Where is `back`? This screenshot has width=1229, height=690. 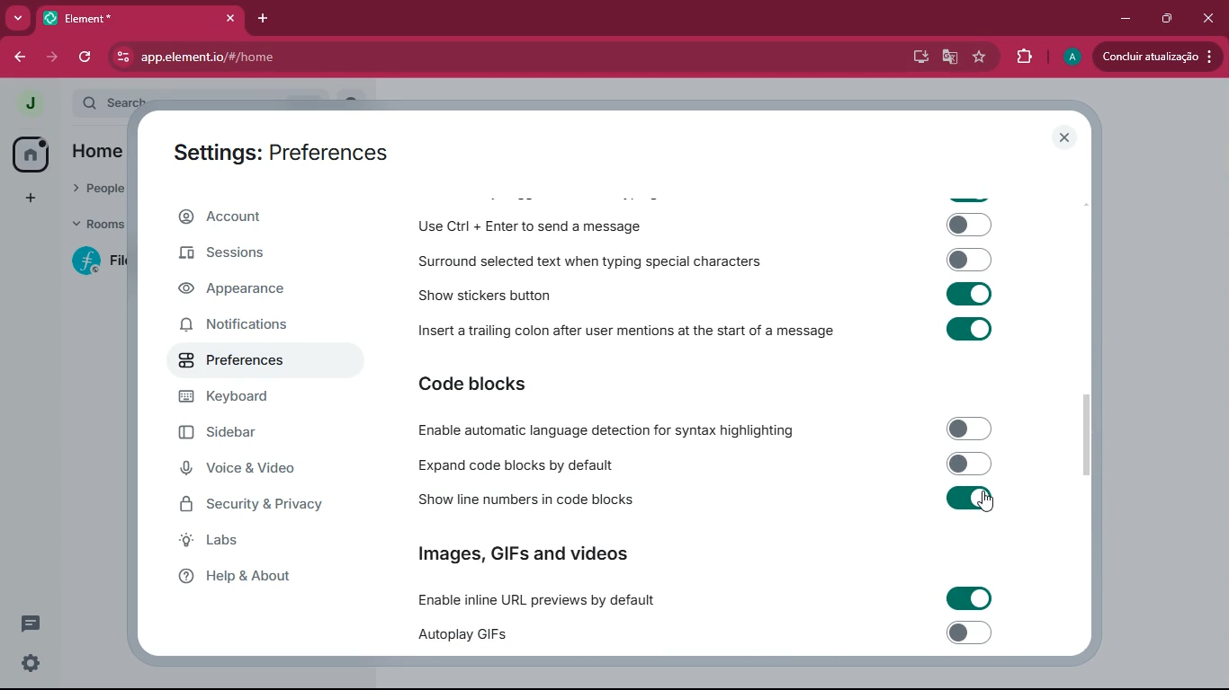
back is located at coordinates (20, 57).